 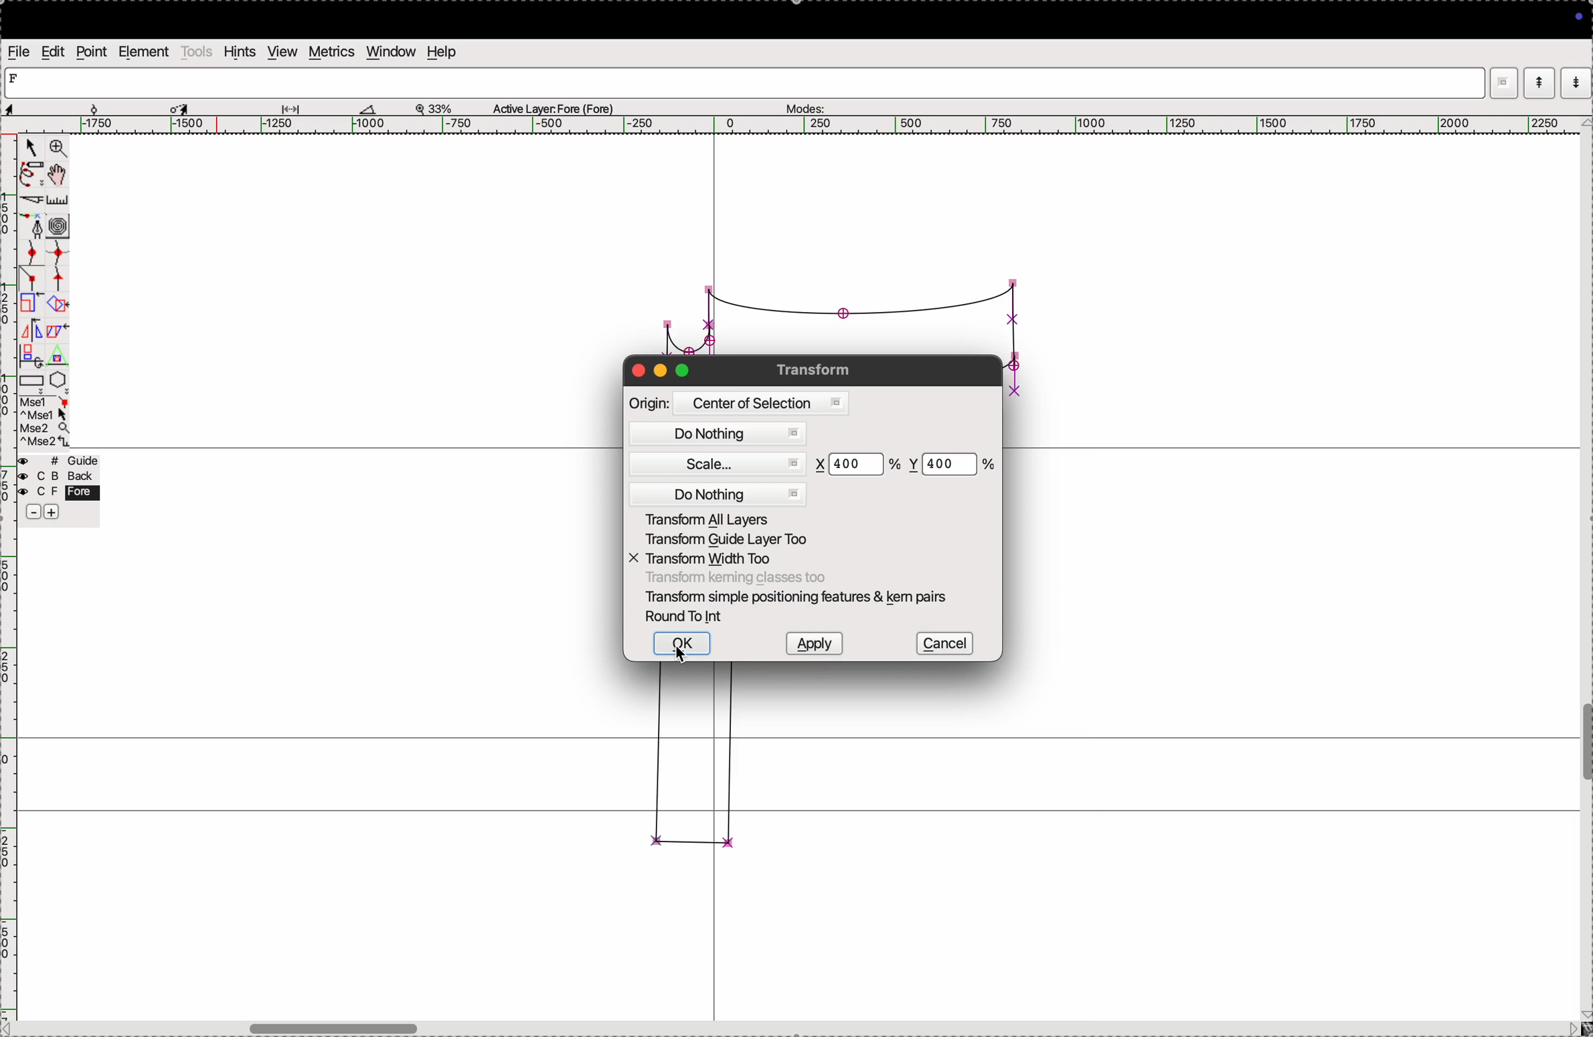 What do you see at coordinates (58, 149) in the screenshot?
I see `zoom` at bounding box center [58, 149].